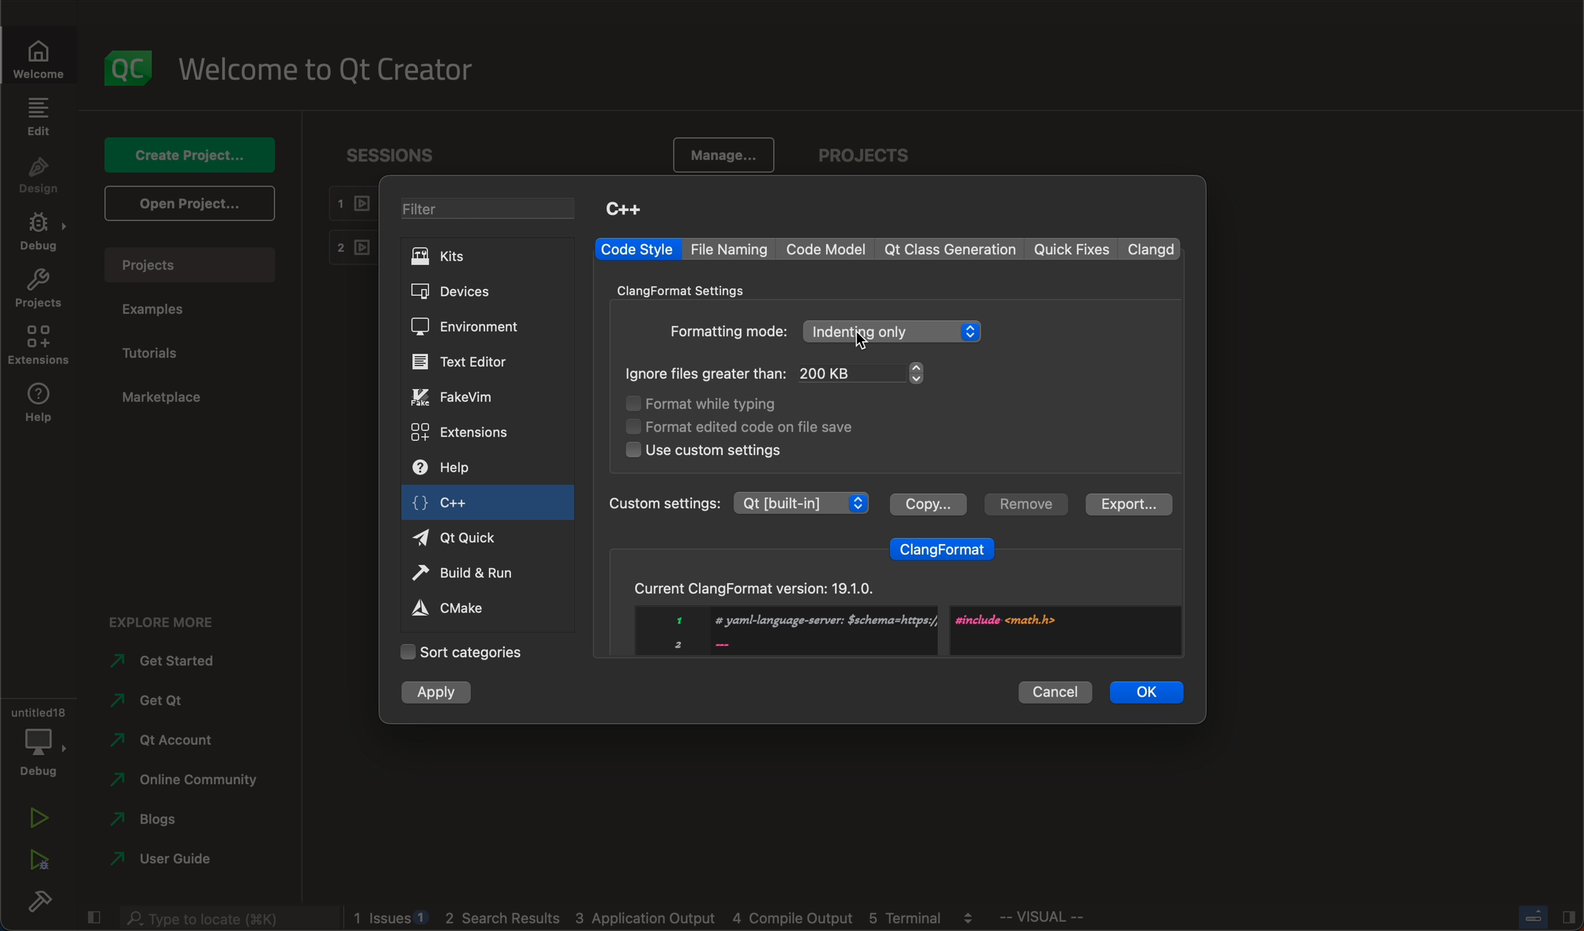 The image size is (1584, 931). Describe the element at coordinates (42, 234) in the screenshot. I see `debug` at that location.